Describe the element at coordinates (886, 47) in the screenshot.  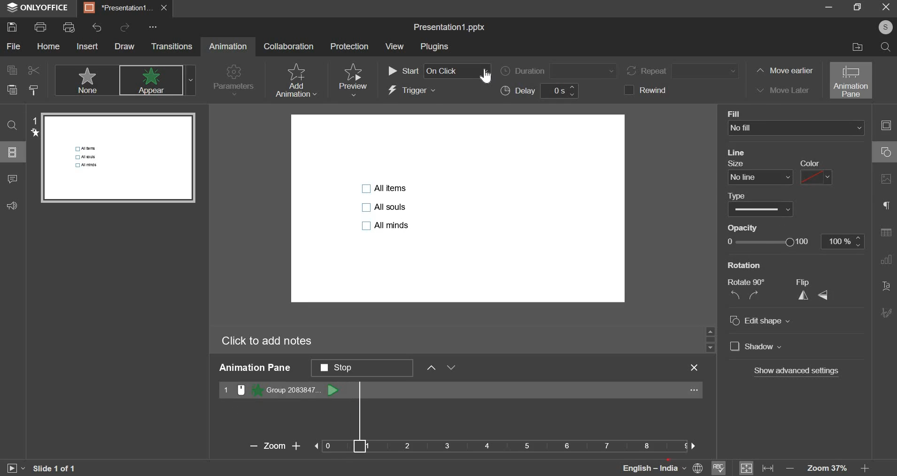
I see `search` at that location.